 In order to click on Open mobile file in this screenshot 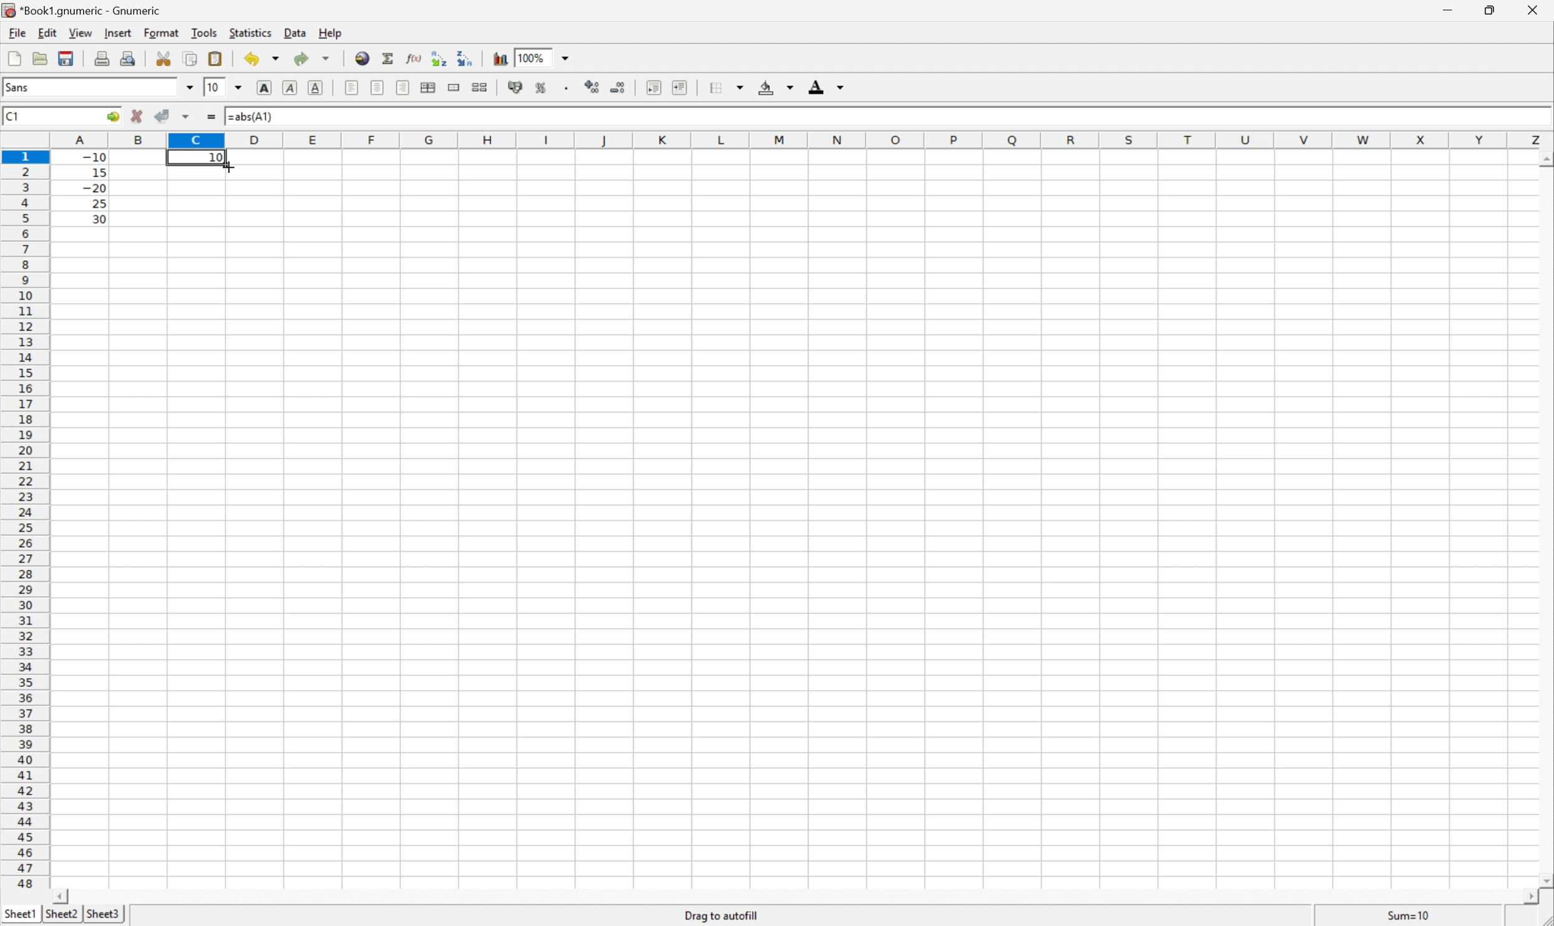, I will do `click(64, 58)`.